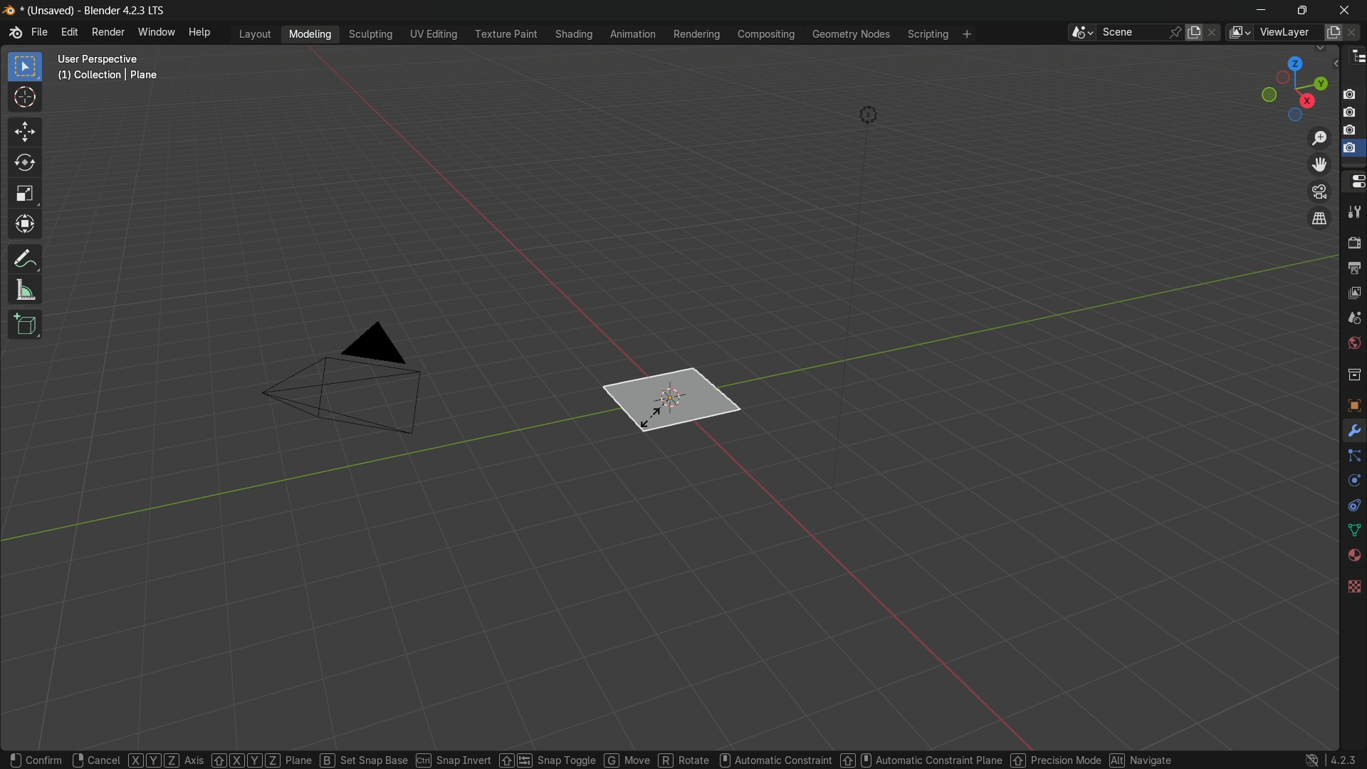 The width and height of the screenshot is (1367, 769). Describe the element at coordinates (138, 78) in the screenshot. I see `user perspective (1) collection | plane` at that location.